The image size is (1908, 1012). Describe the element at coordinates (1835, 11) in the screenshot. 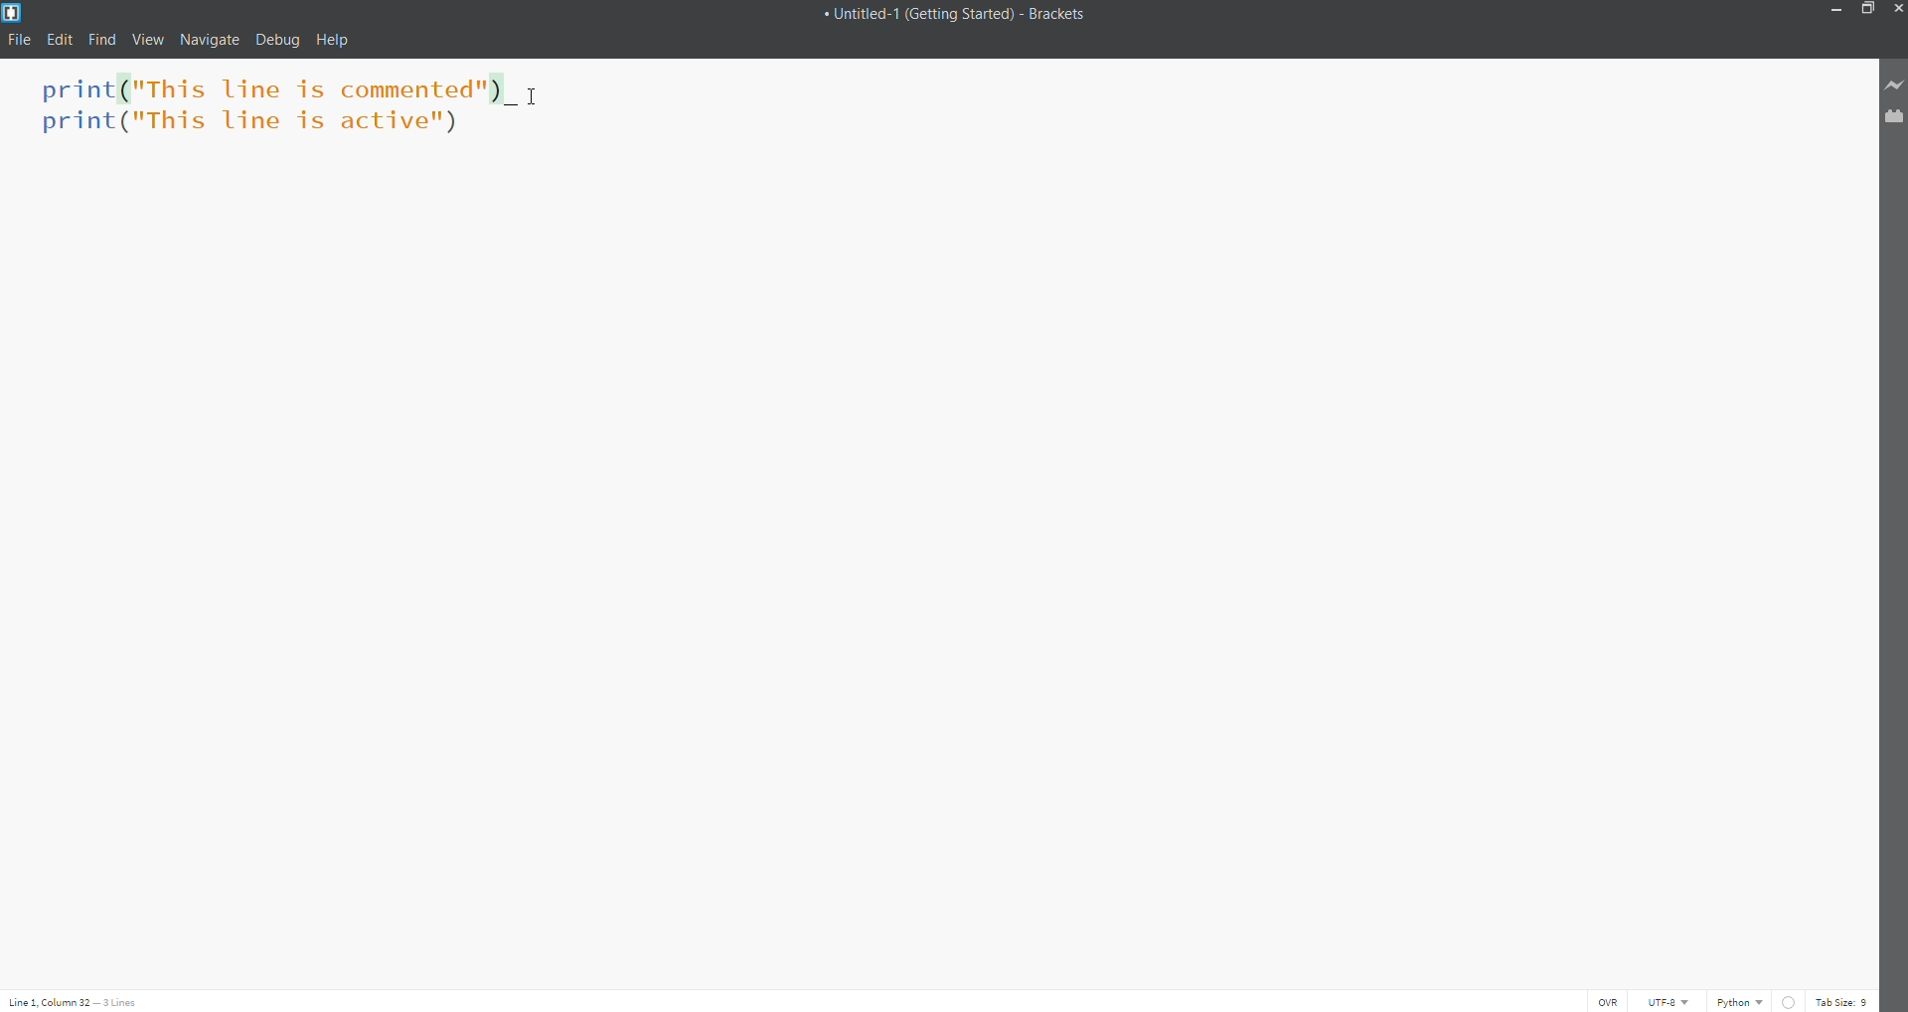

I see `Minimize` at that location.